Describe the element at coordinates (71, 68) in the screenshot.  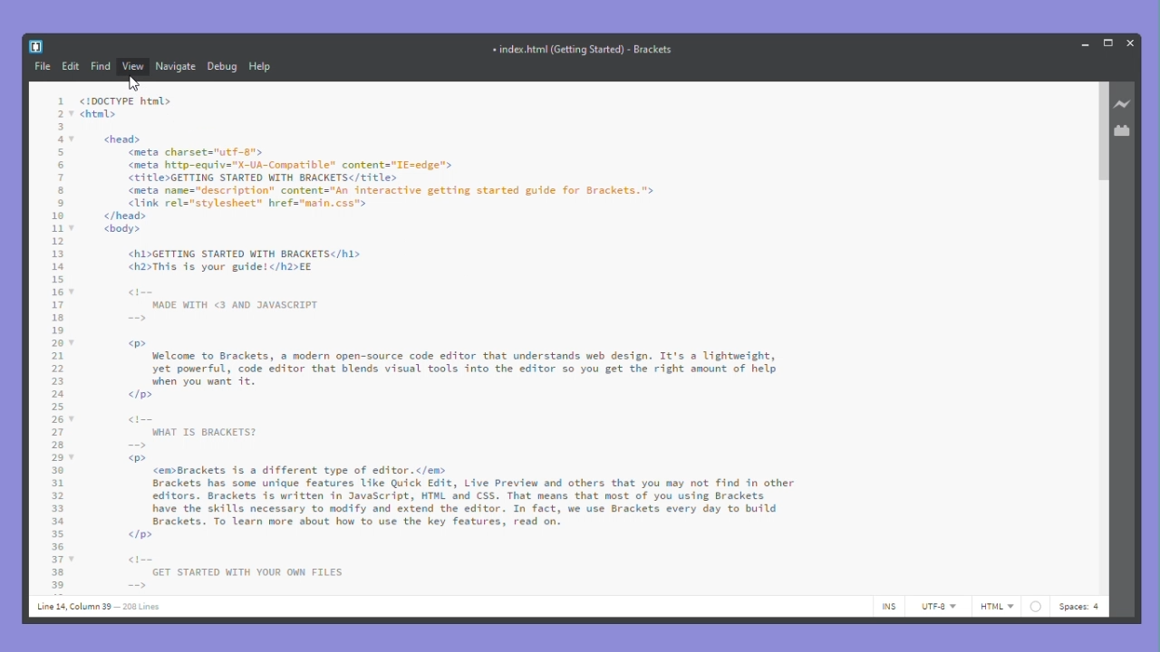
I see `edit` at that location.